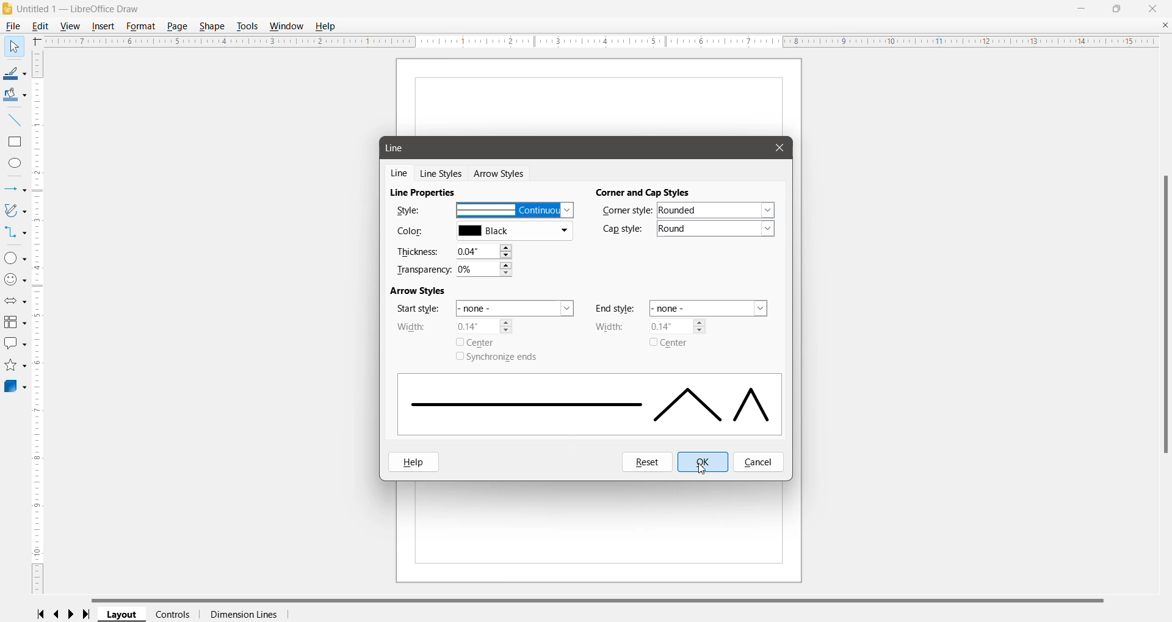  Describe the element at coordinates (424, 270) in the screenshot. I see `Transparency` at that location.